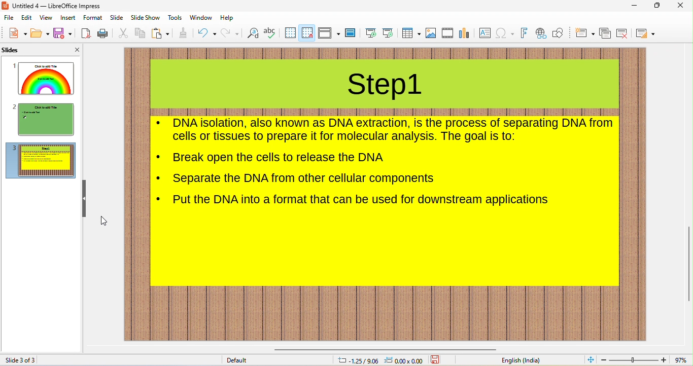 Image resolution: width=693 pixels, height=366 pixels. What do you see at coordinates (138, 32) in the screenshot?
I see `copy` at bounding box center [138, 32].